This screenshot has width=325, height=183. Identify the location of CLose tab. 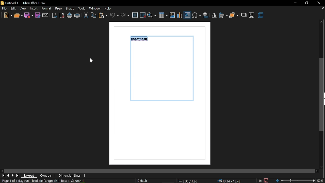
(322, 8).